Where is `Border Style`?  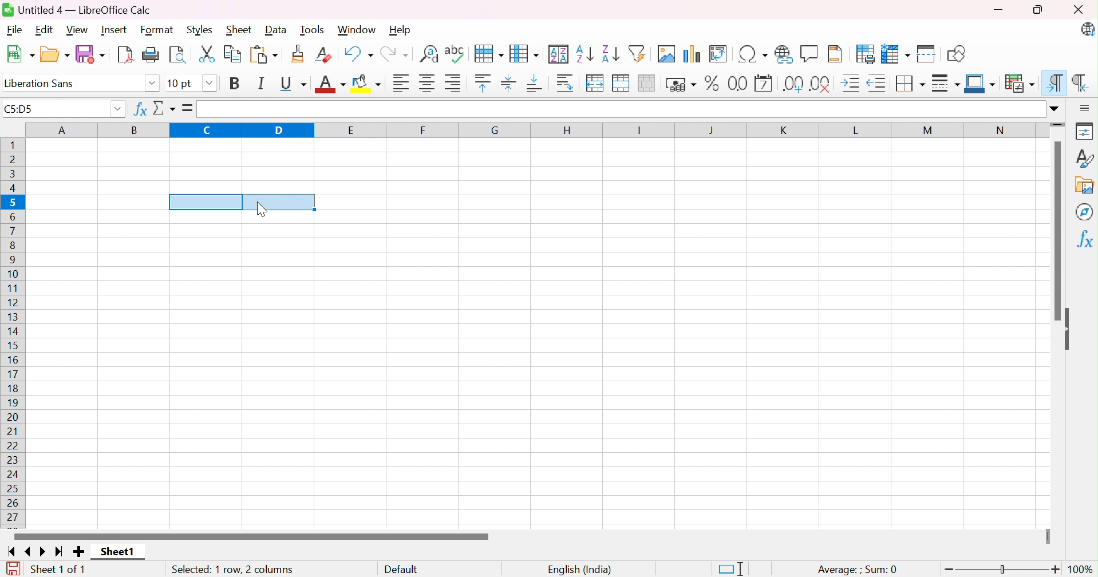
Border Style is located at coordinates (946, 84).